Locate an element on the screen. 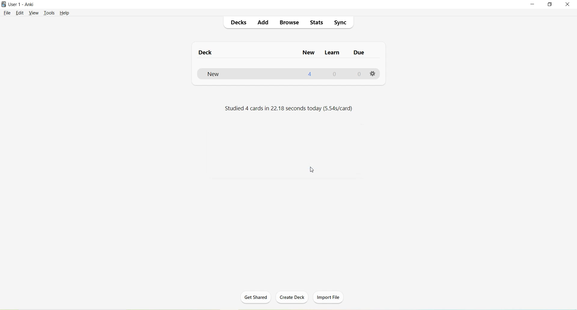 This screenshot has width=577, height=310. 4 is located at coordinates (310, 74).